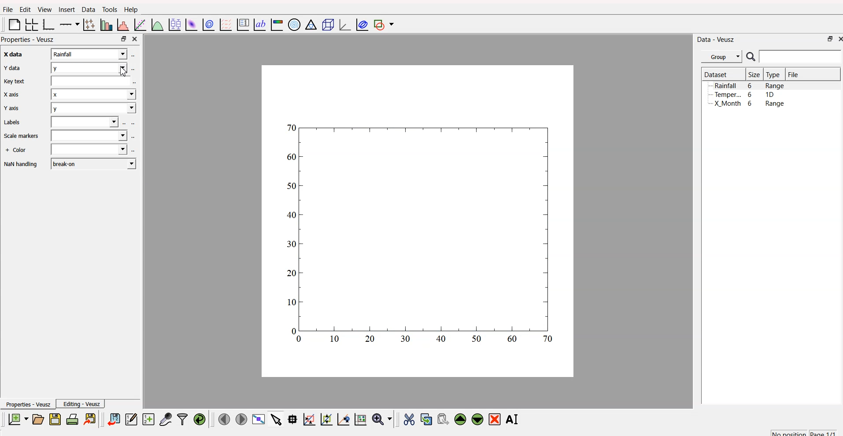  I want to click on x, so click(89, 54).